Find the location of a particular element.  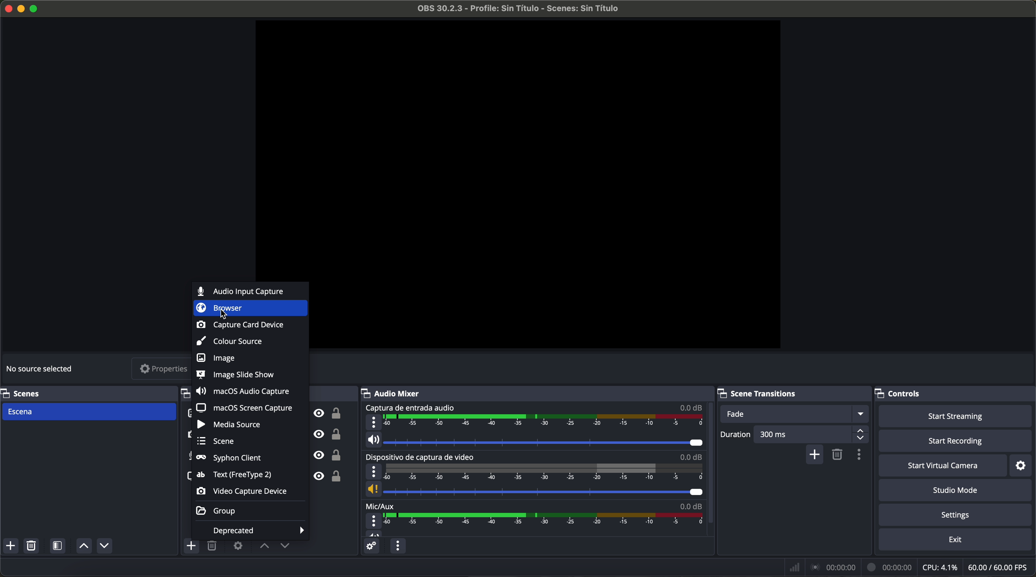

workspace is located at coordinates (518, 151).